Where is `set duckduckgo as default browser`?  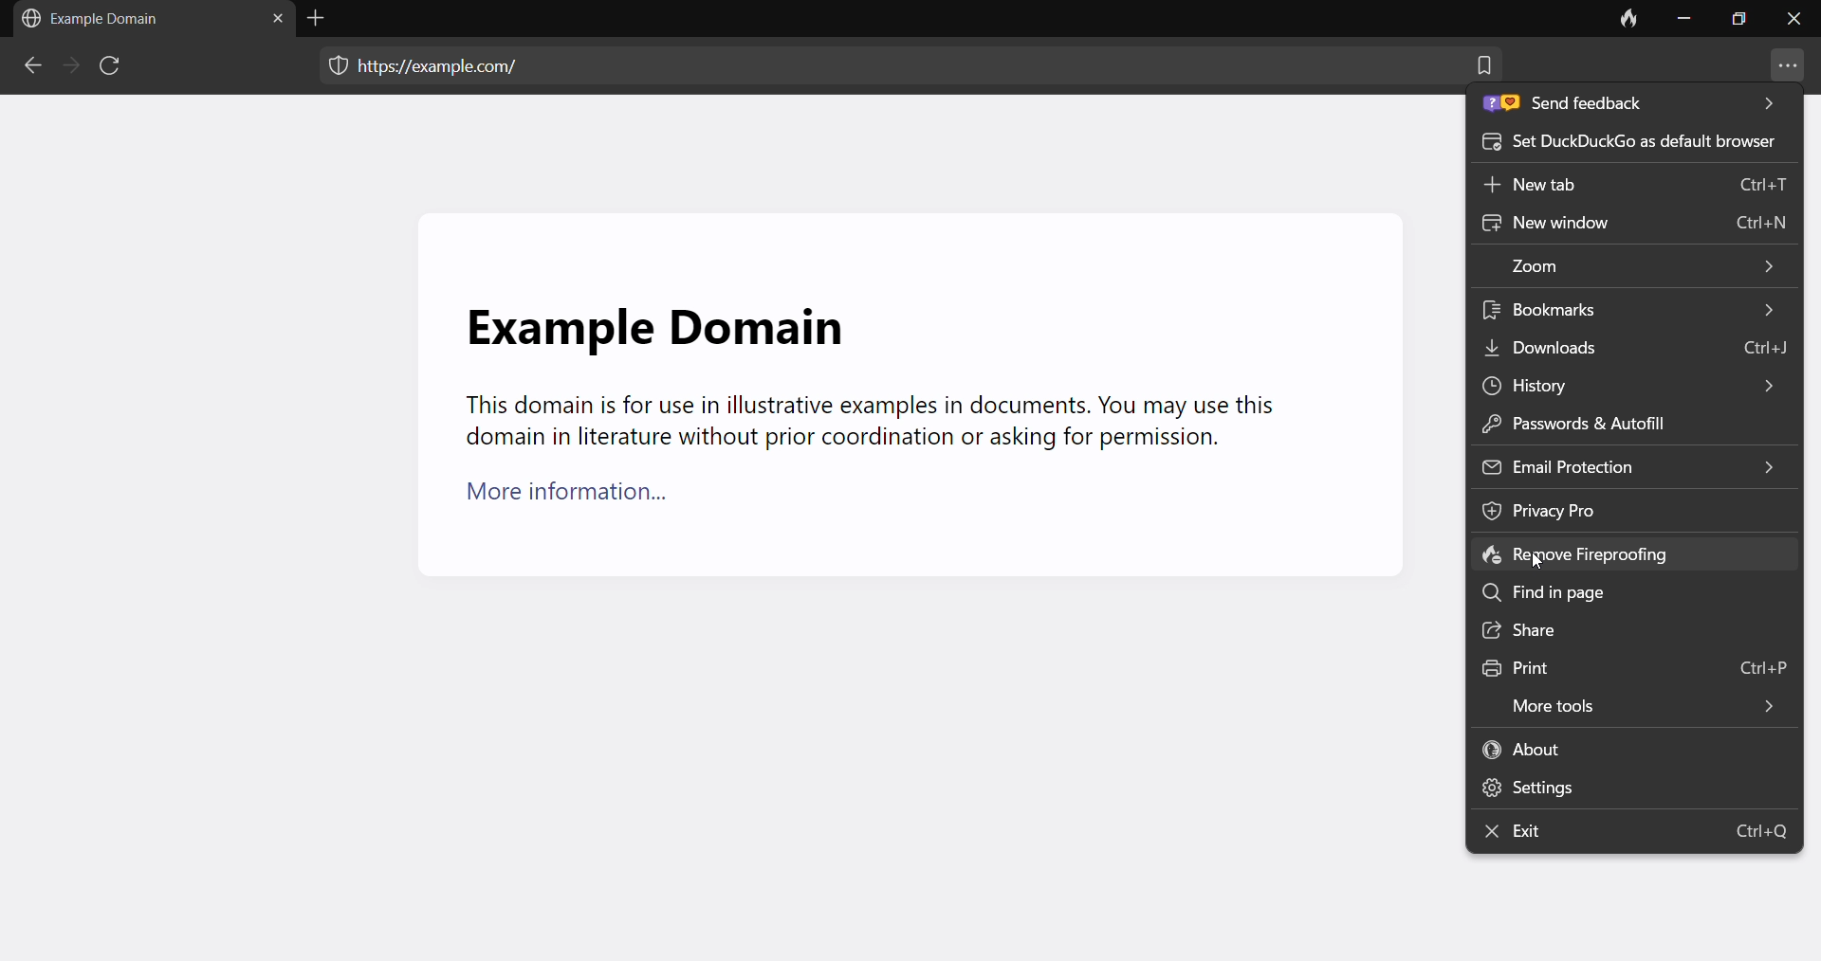
set duckduckgo as default browser is located at coordinates (1631, 148).